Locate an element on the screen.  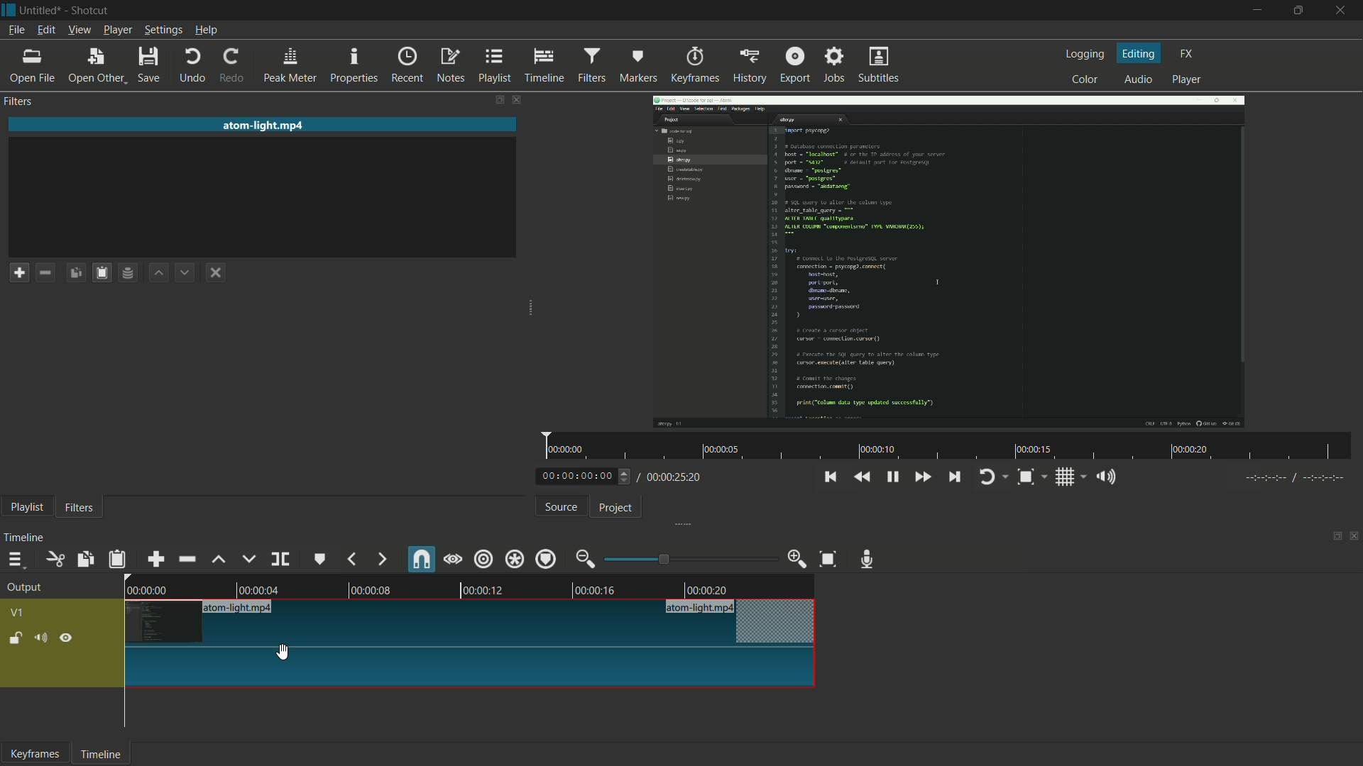
append is located at coordinates (156, 560).